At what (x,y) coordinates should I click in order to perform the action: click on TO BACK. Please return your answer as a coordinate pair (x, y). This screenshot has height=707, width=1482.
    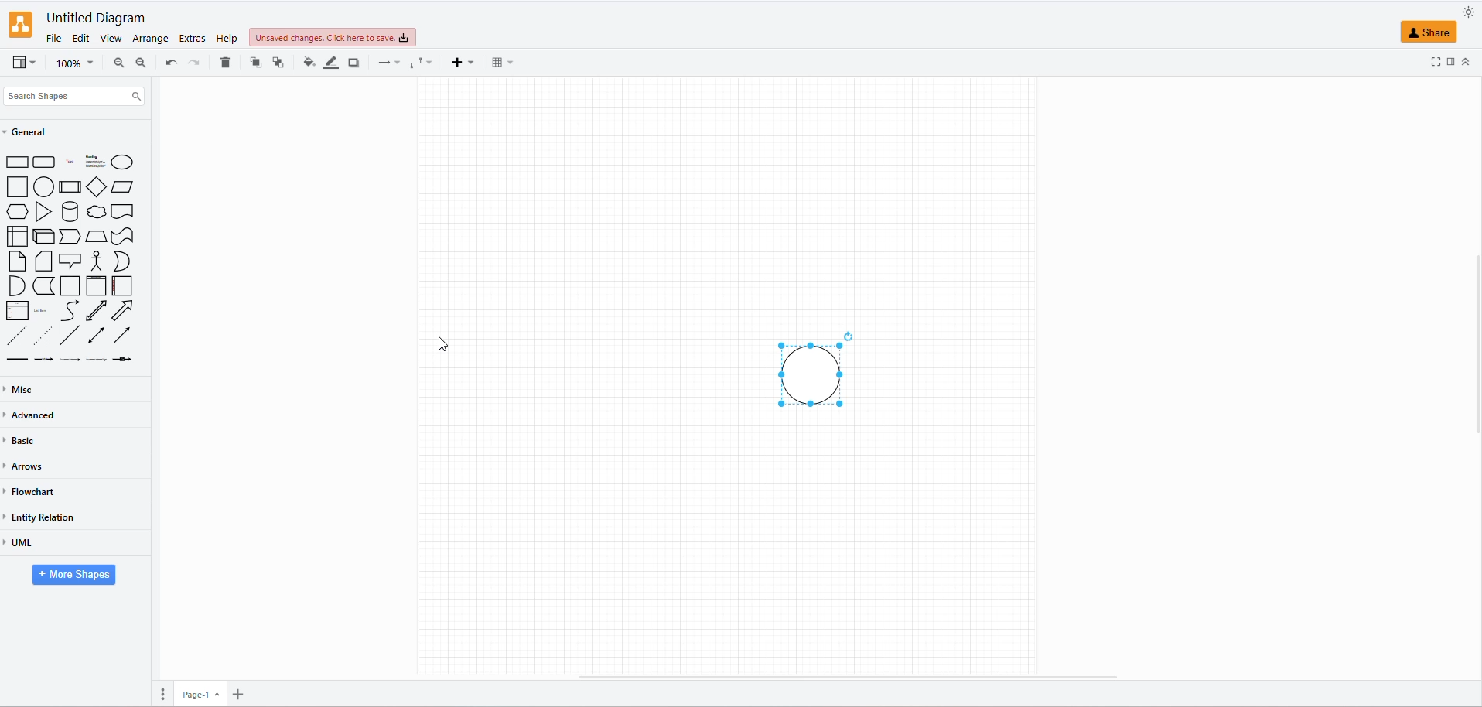
    Looking at the image, I should click on (276, 63).